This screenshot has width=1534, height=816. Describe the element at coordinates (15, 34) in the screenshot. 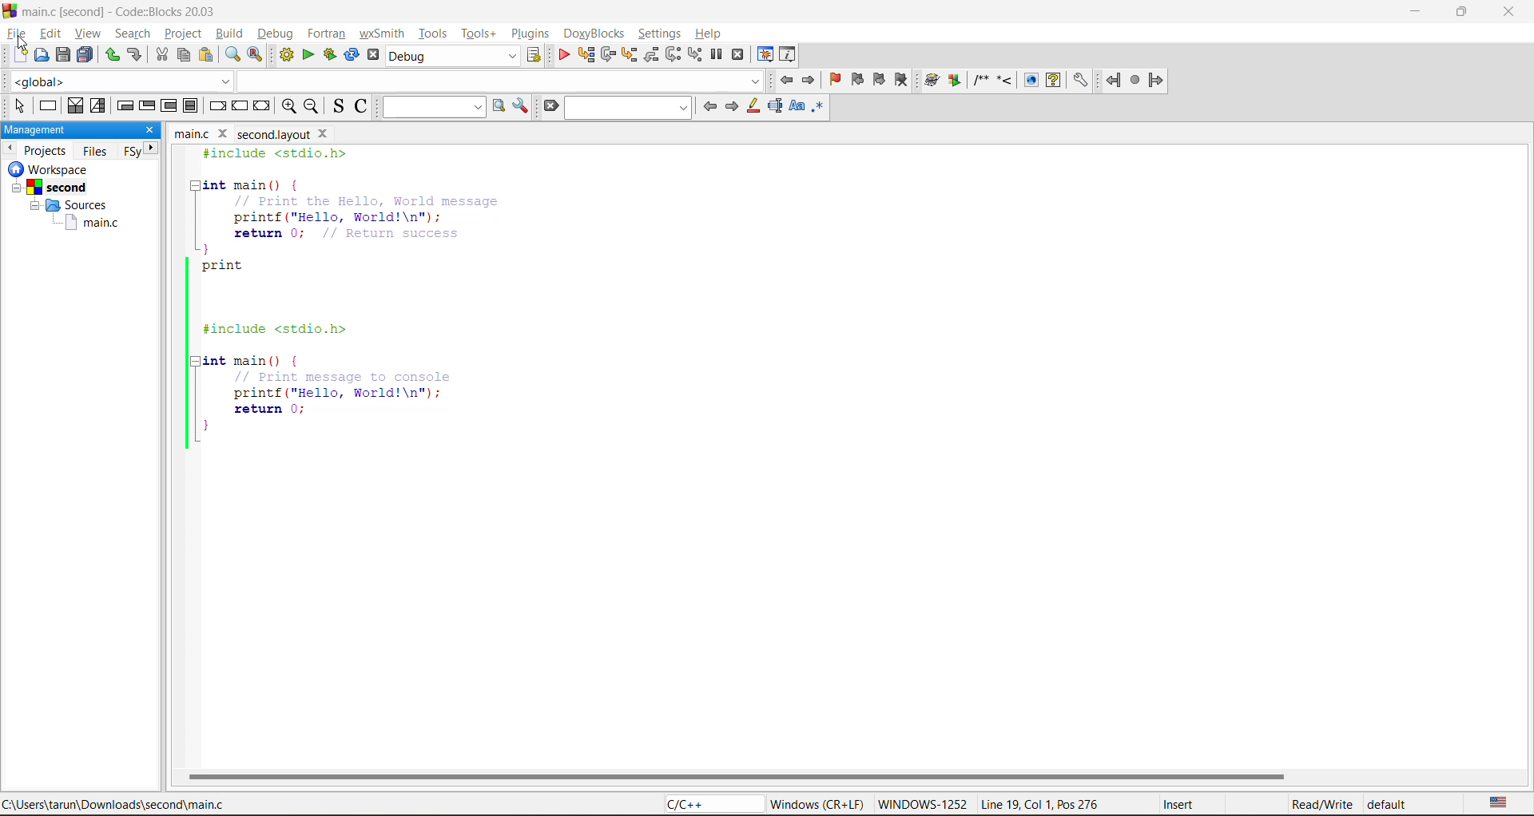

I see `file` at that location.